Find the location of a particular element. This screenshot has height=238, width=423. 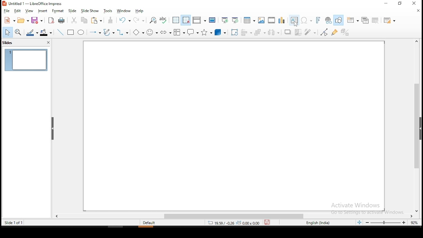

redo is located at coordinates (140, 20).